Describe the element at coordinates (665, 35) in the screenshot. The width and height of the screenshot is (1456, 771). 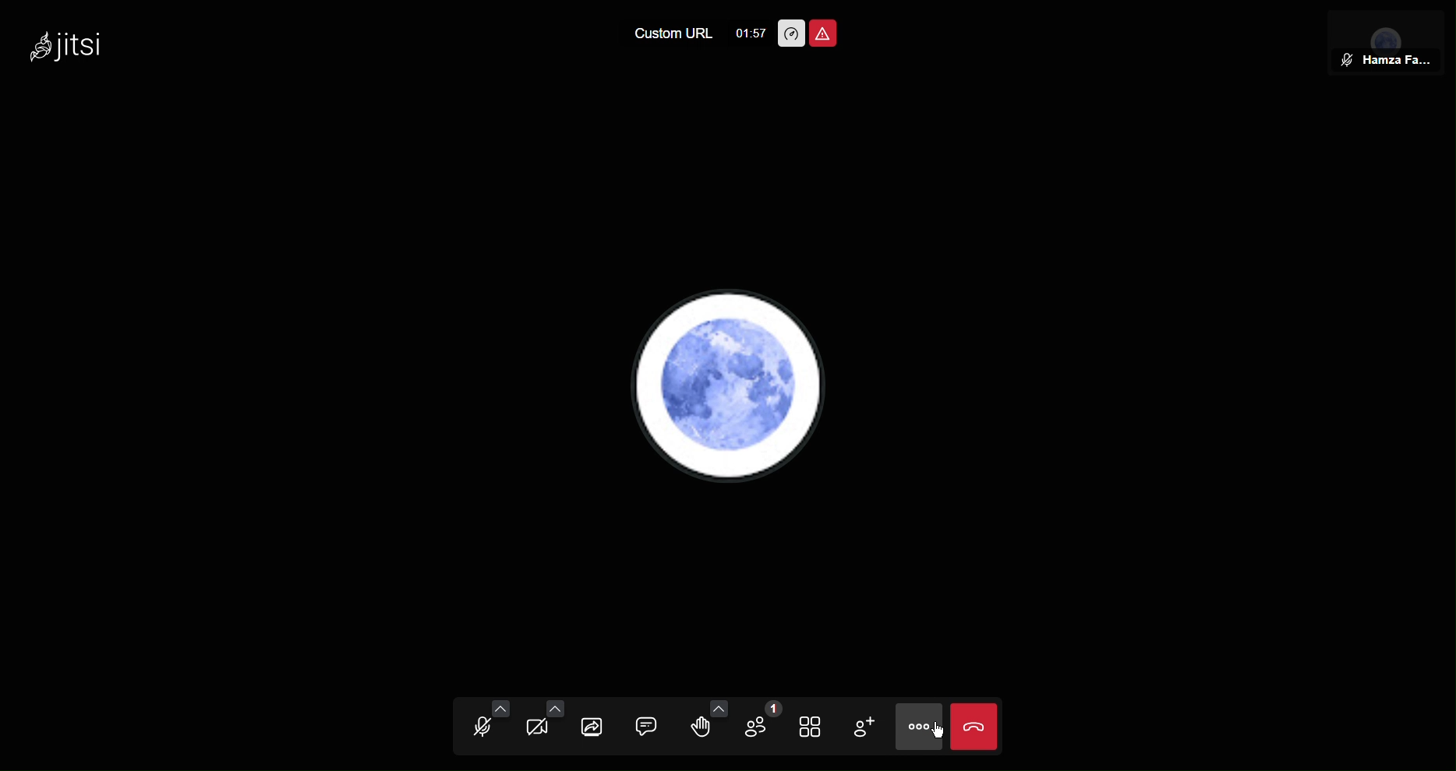
I see `Custom URL` at that location.